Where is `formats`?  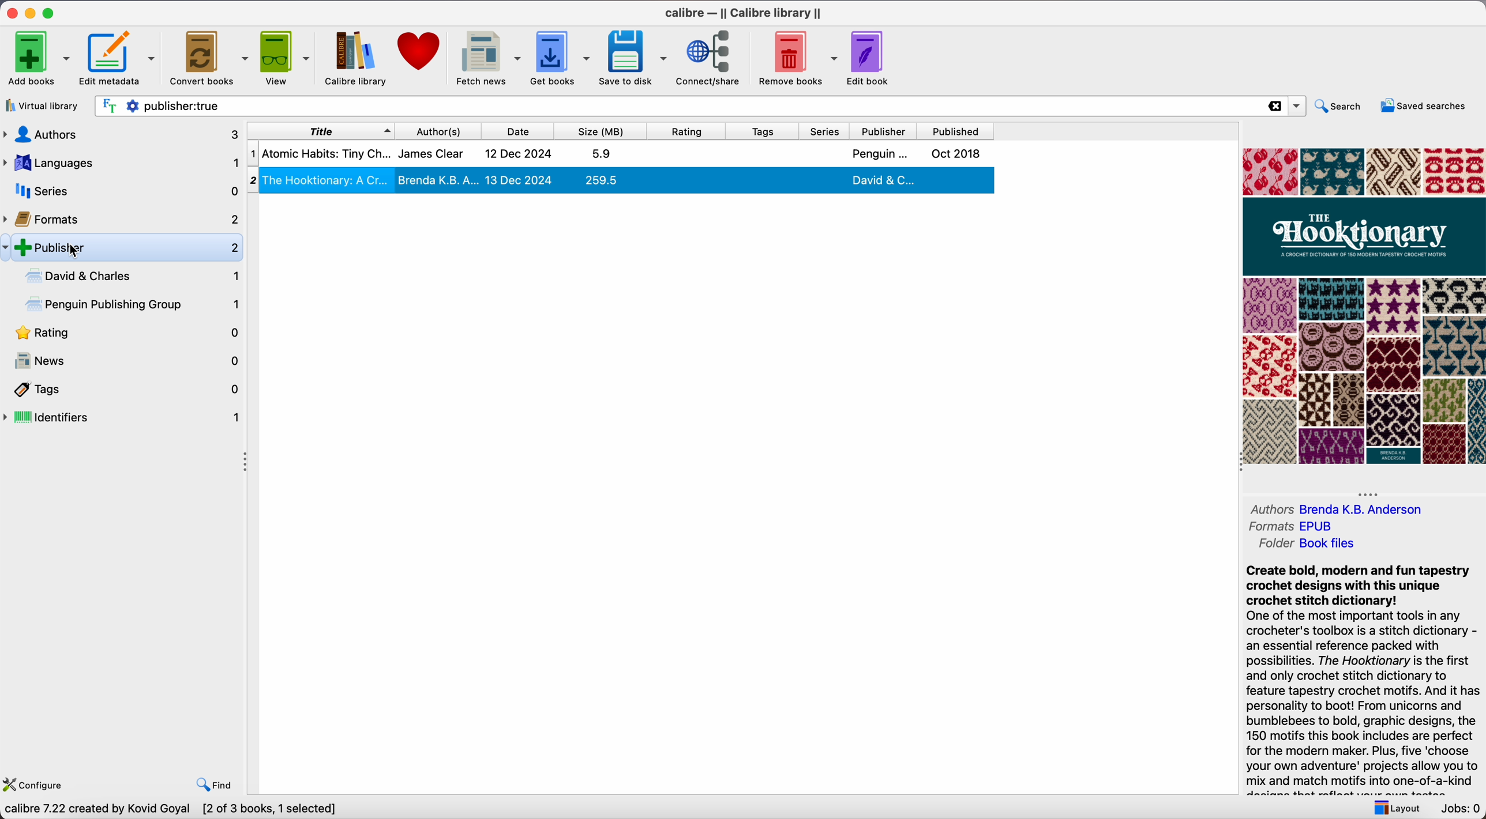 formats is located at coordinates (122, 217).